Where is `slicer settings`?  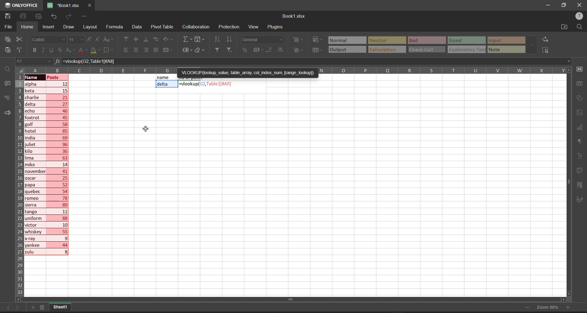
slicer settings is located at coordinates (583, 184).